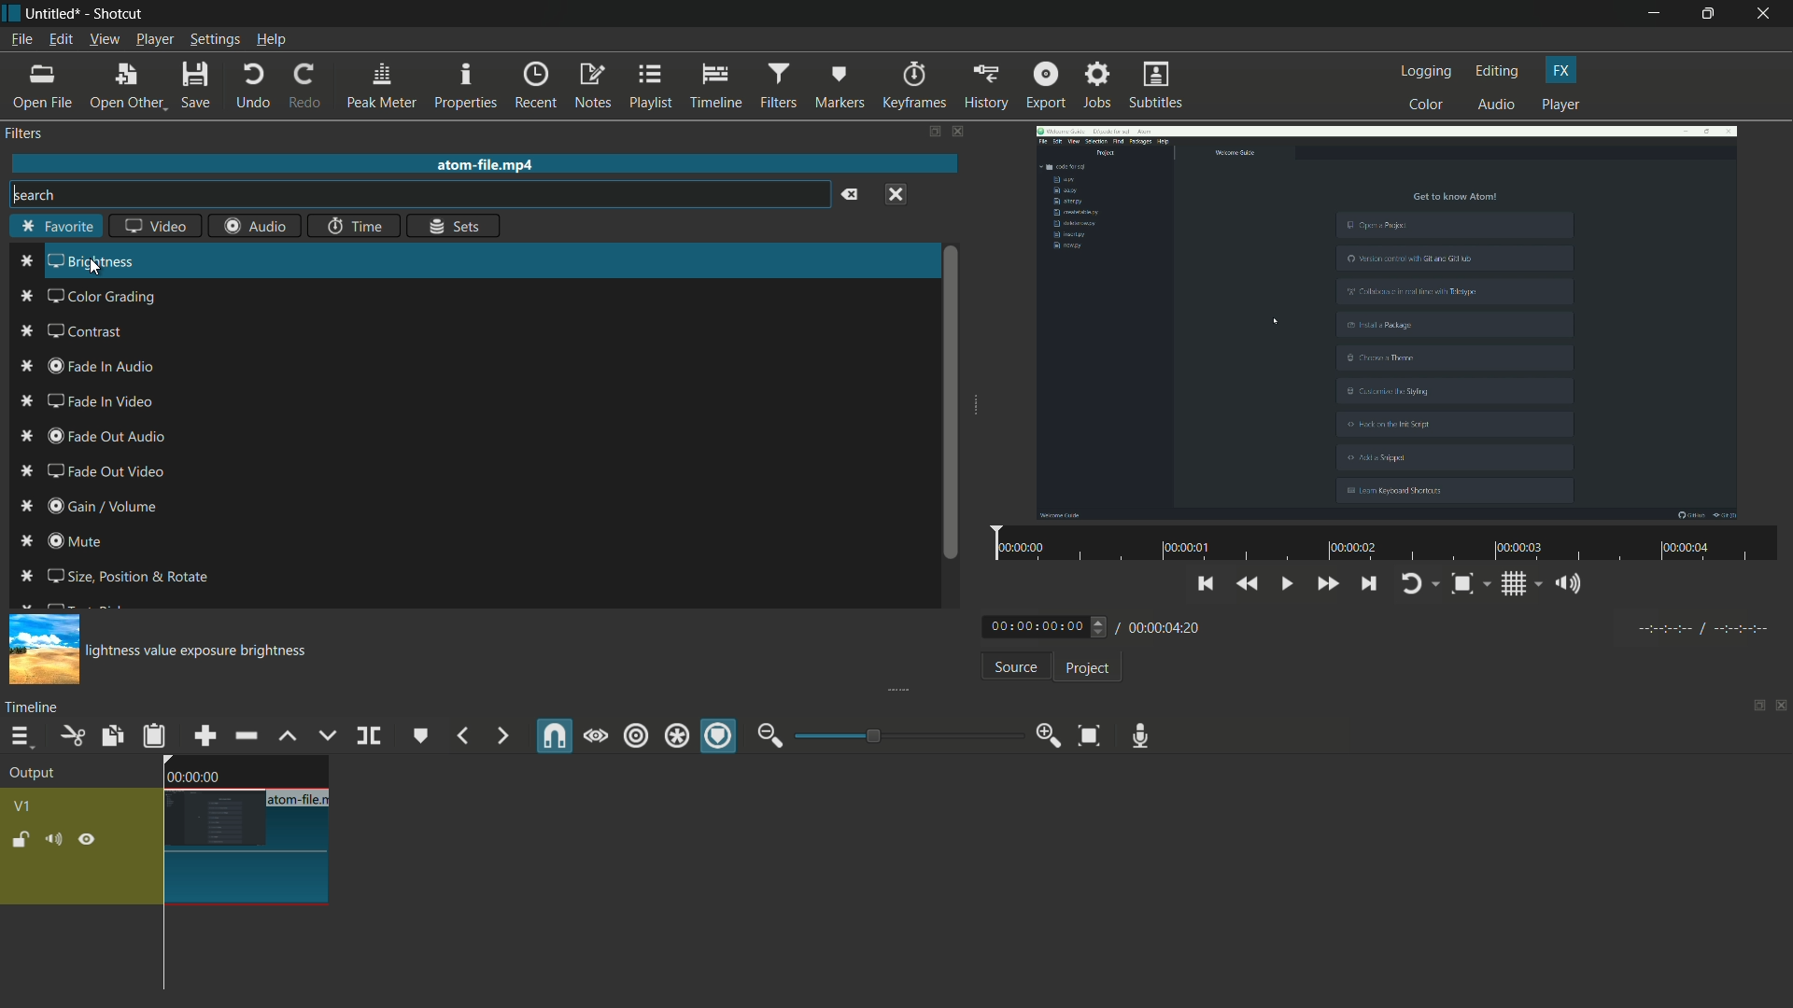  What do you see at coordinates (421, 735) in the screenshot?
I see `create/edit marker` at bounding box center [421, 735].